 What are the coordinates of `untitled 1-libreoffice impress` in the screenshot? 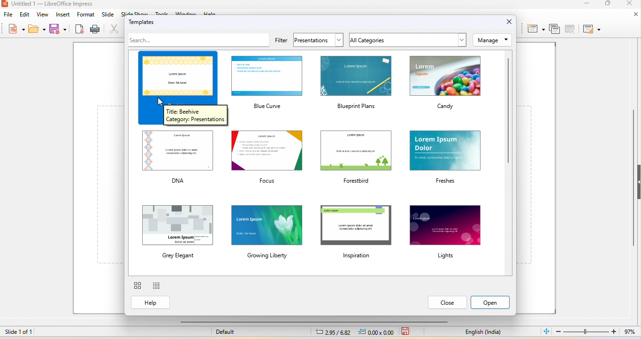 It's located at (60, 4).